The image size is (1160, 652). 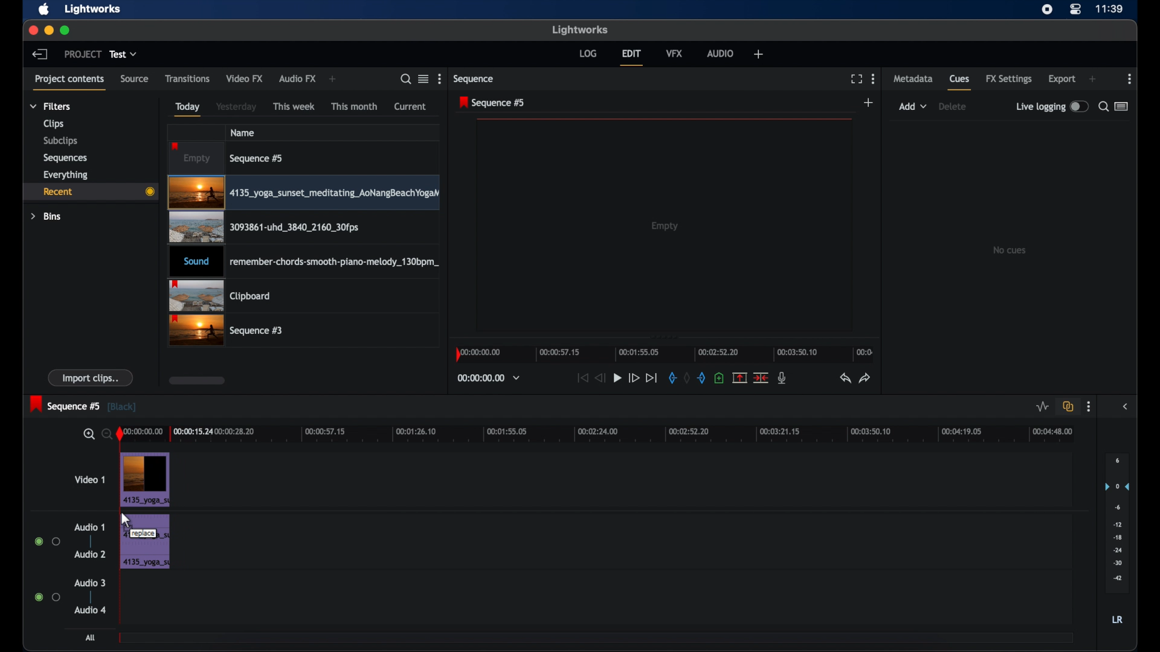 I want to click on all, so click(x=90, y=638).